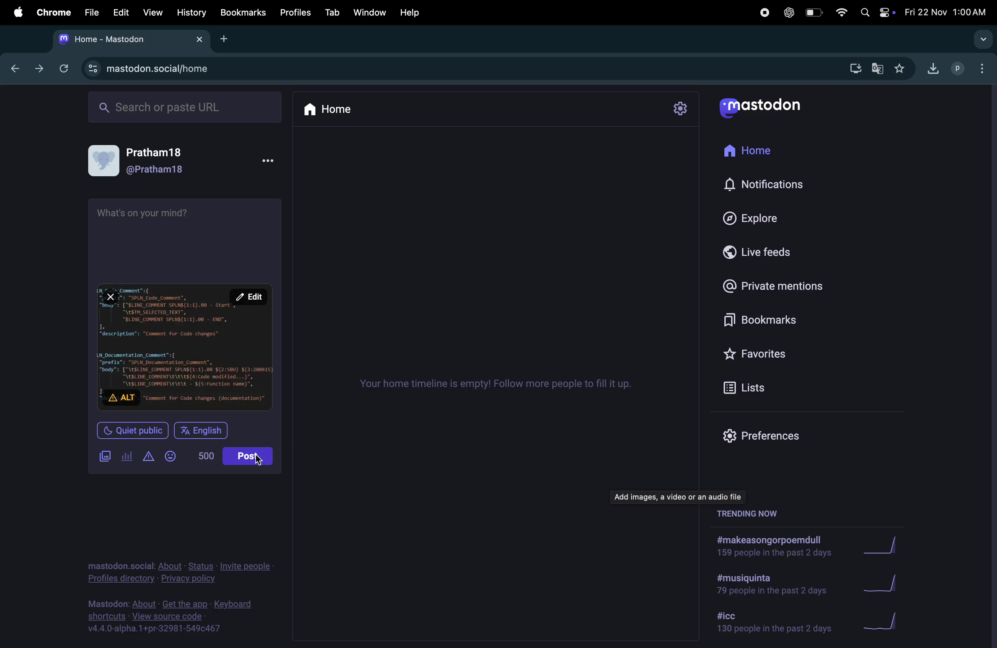 This screenshot has height=648, width=997. I want to click on mastodon, so click(771, 108).